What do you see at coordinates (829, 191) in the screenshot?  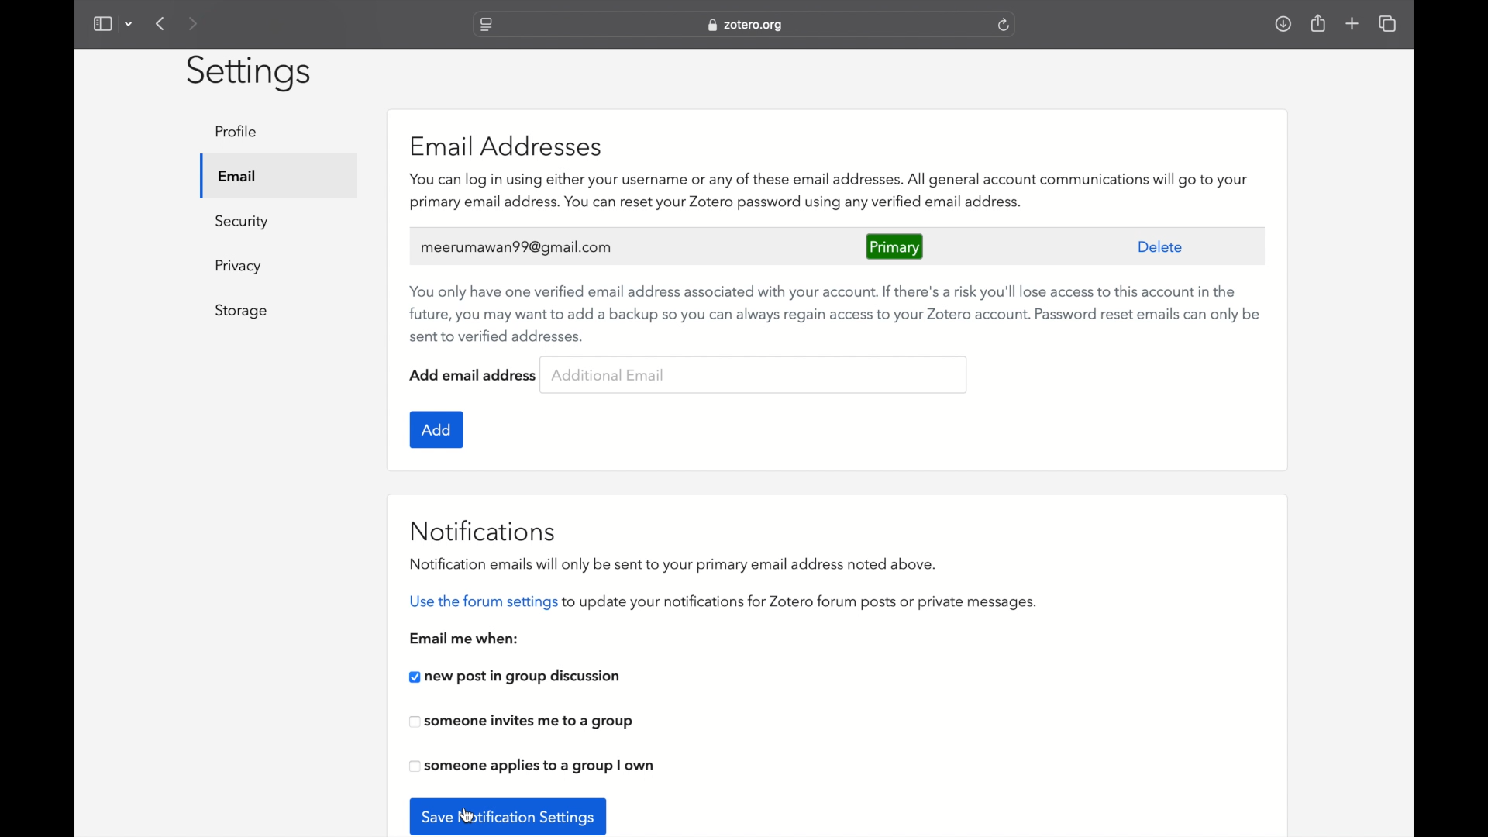 I see `zotero features associated with email` at bounding box center [829, 191].